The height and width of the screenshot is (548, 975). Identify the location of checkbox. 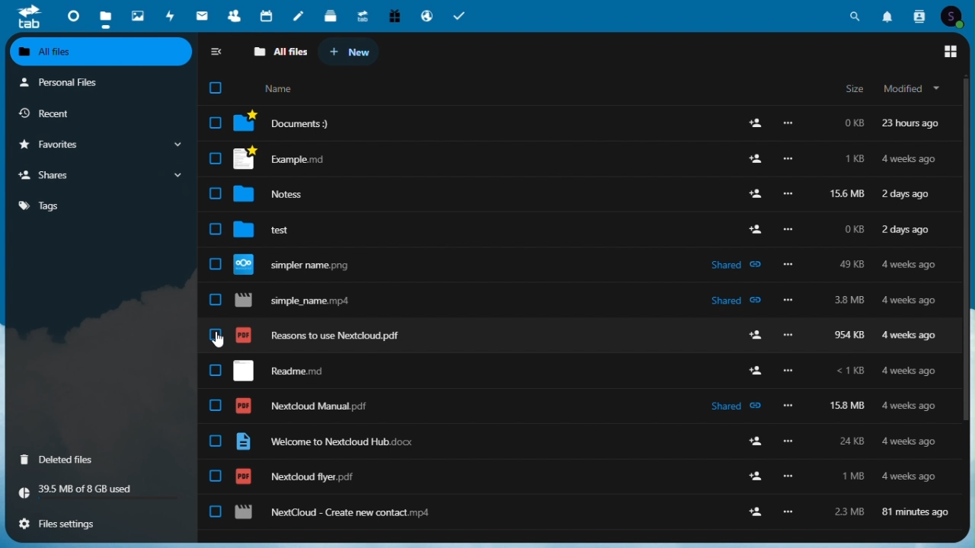
(216, 193).